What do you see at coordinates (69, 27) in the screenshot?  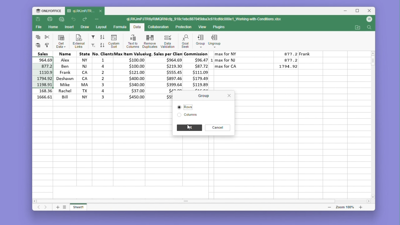 I see `Insert` at bounding box center [69, 27].